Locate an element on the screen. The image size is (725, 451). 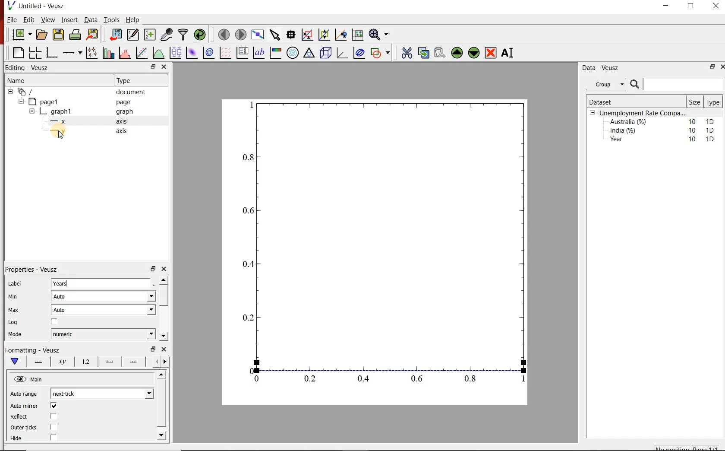
close is located at coordinates (715, 8).